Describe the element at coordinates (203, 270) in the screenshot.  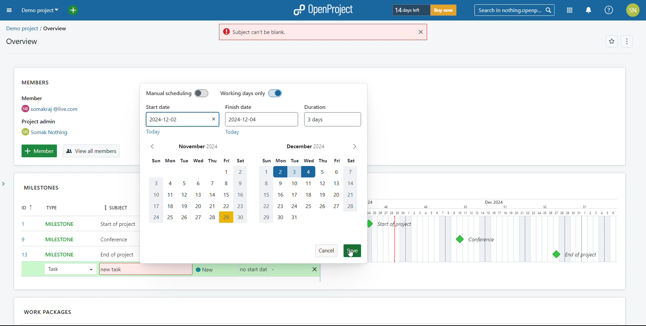
I see `set status` at that location.